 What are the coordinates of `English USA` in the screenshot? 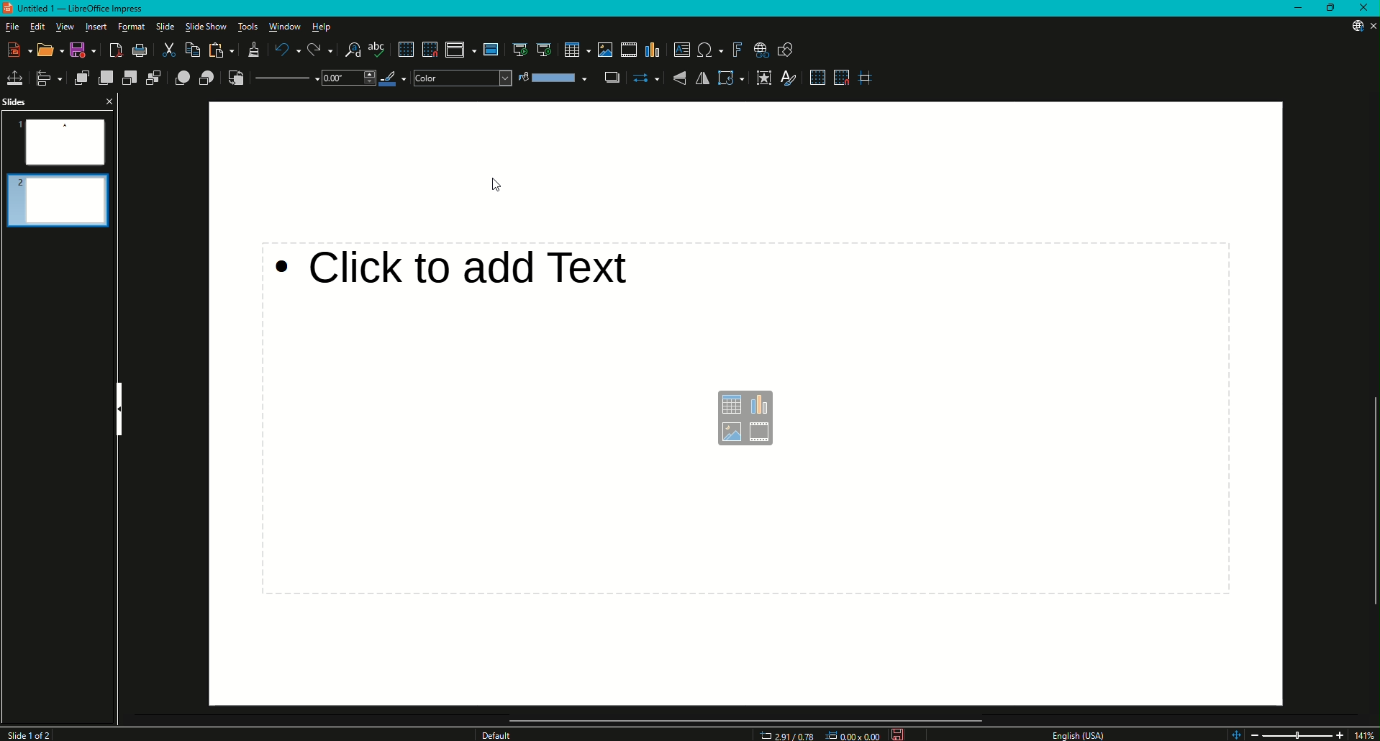 It's located at (1083, 734).